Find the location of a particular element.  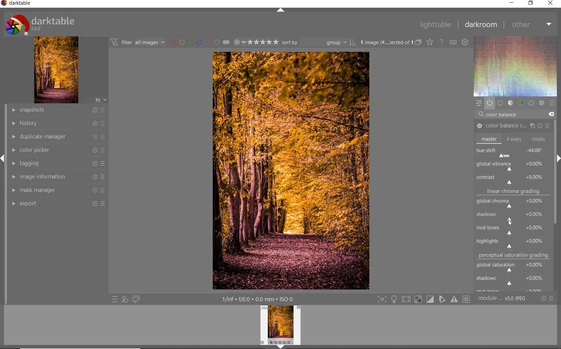

effect is located at coordinates (542, 102).